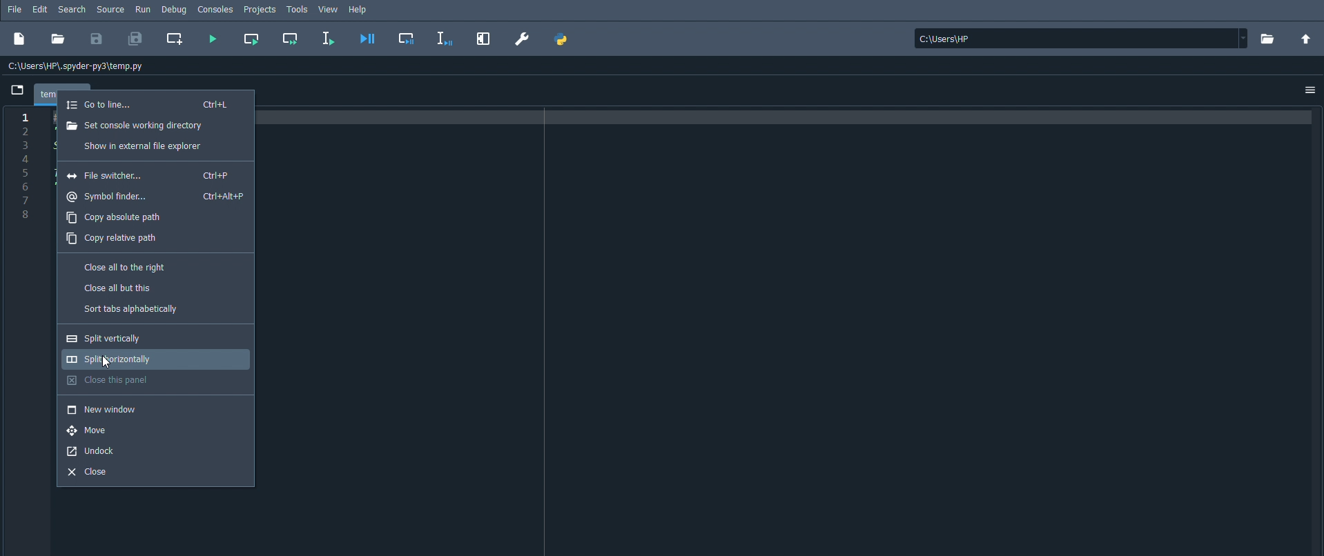 This screenshot has height=556, width=1324. Describe the element at coordinates (15, 90) in the screenshot. I see `Browse tabs` at that location.